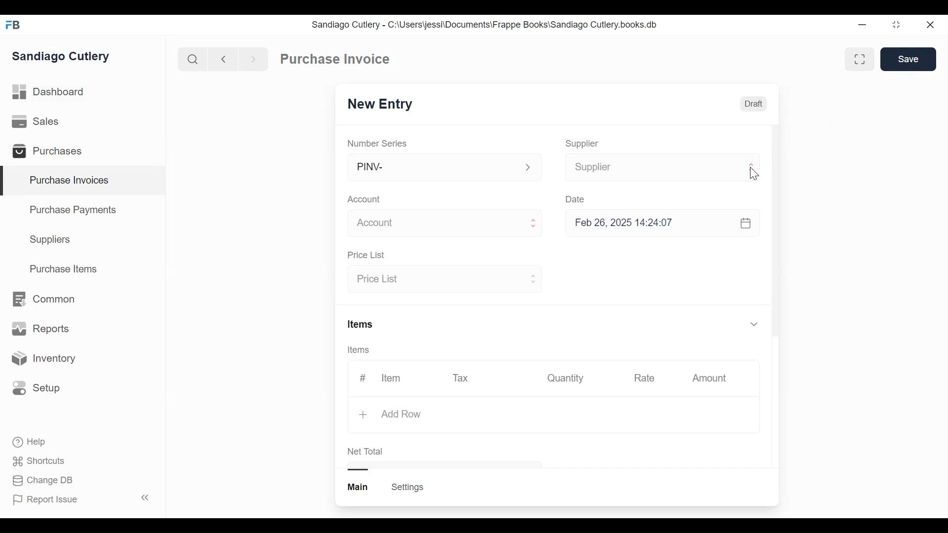 The width and height of the screenshot is (948, 533). Describe the element at coordinates (40, 460) in the screenshot. I see `Shortcuts` at that location.